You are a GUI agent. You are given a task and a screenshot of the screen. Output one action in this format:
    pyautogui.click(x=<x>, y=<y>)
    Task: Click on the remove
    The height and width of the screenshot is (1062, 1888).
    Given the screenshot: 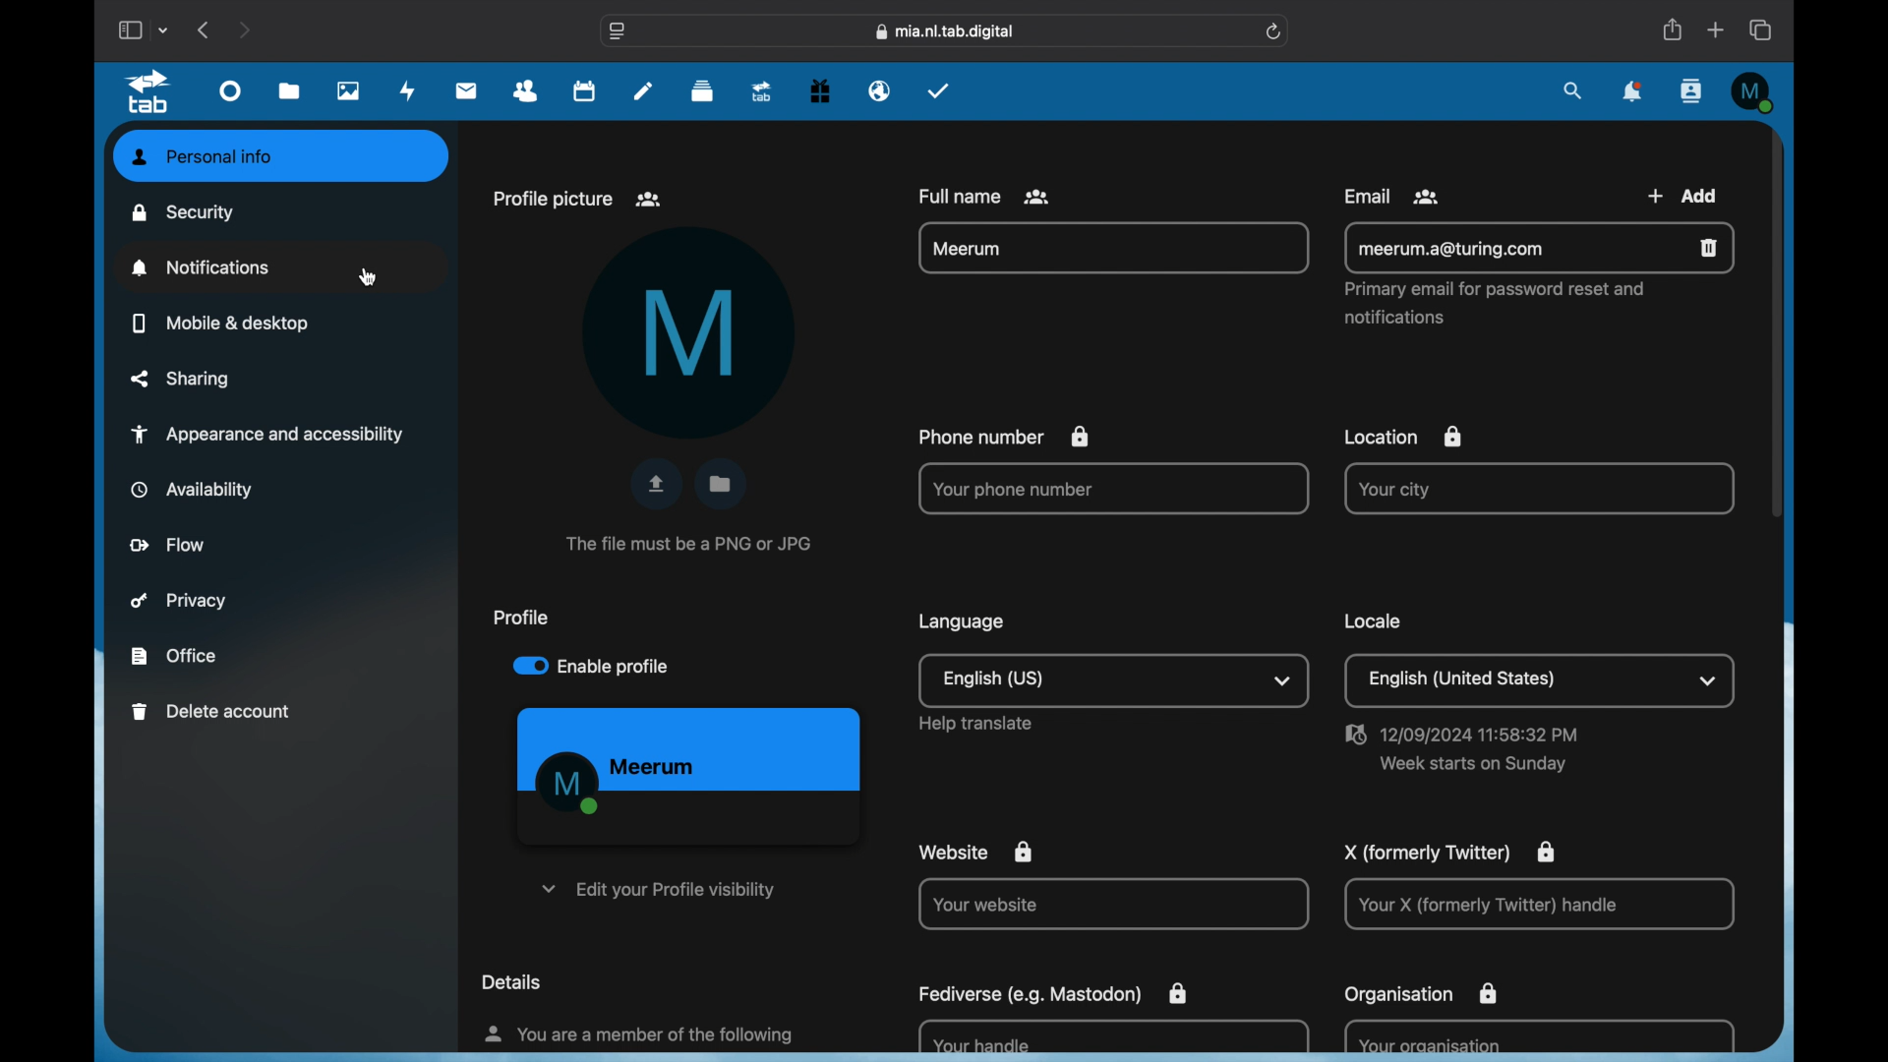 What is the action you would take?
    pyautogui.click(x=1709, y=247)
    